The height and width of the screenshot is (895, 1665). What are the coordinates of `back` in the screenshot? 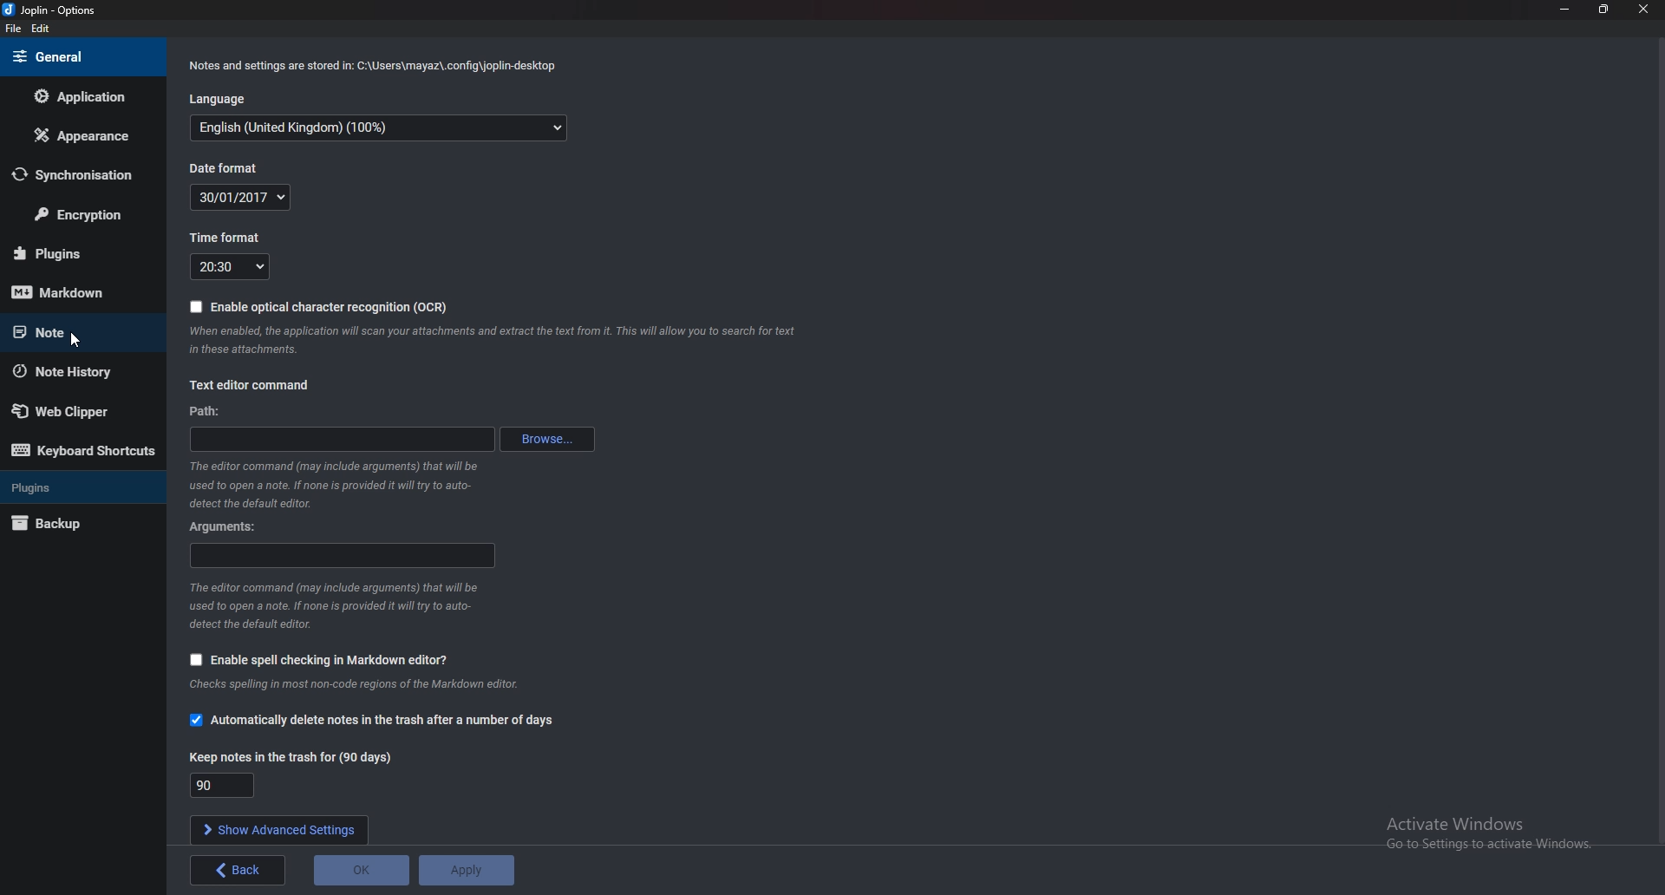 It's located at (236, 869).